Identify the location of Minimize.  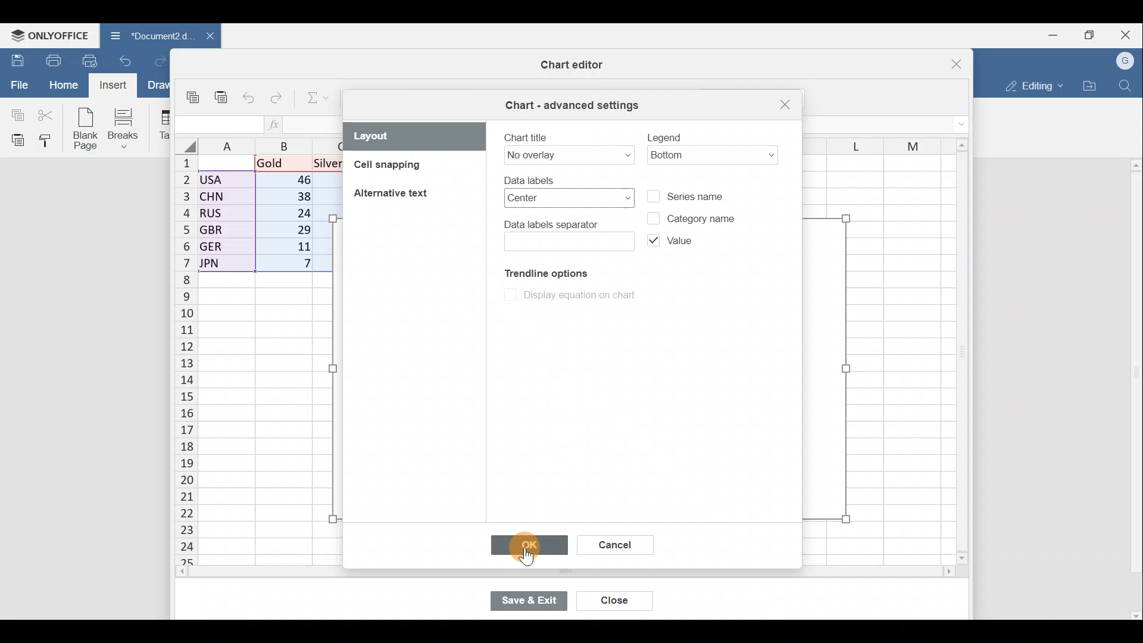
(1057, 34).